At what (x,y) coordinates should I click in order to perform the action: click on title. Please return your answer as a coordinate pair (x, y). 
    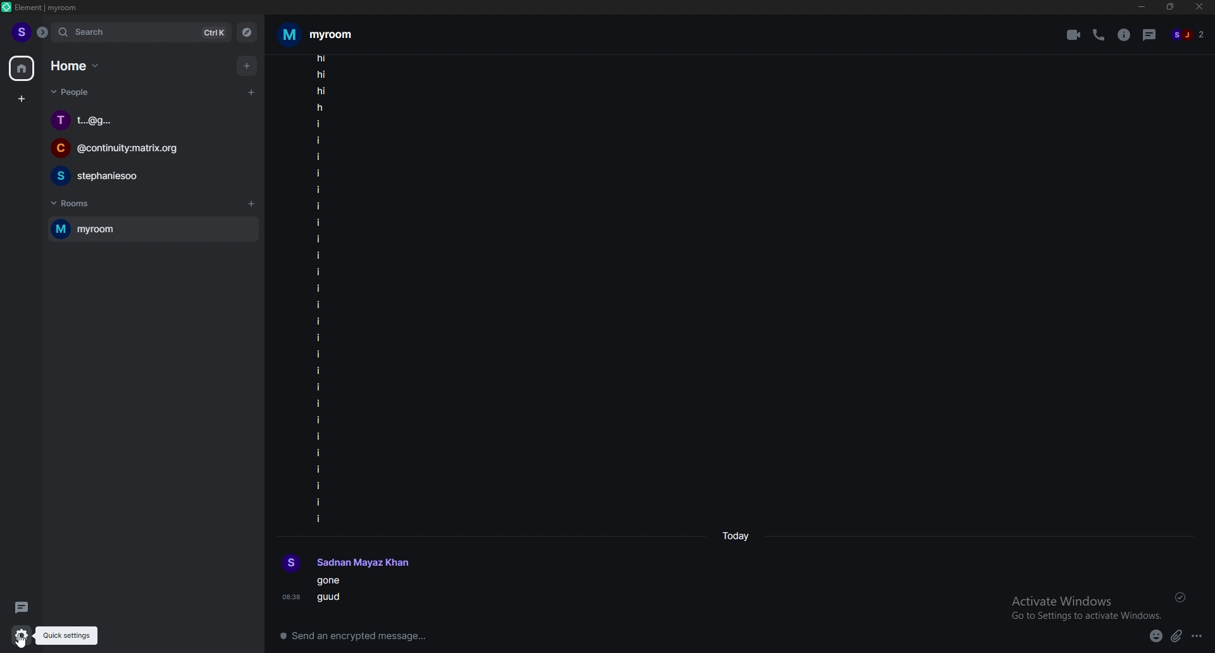
    Looking at the image, I should click on (44, 7).